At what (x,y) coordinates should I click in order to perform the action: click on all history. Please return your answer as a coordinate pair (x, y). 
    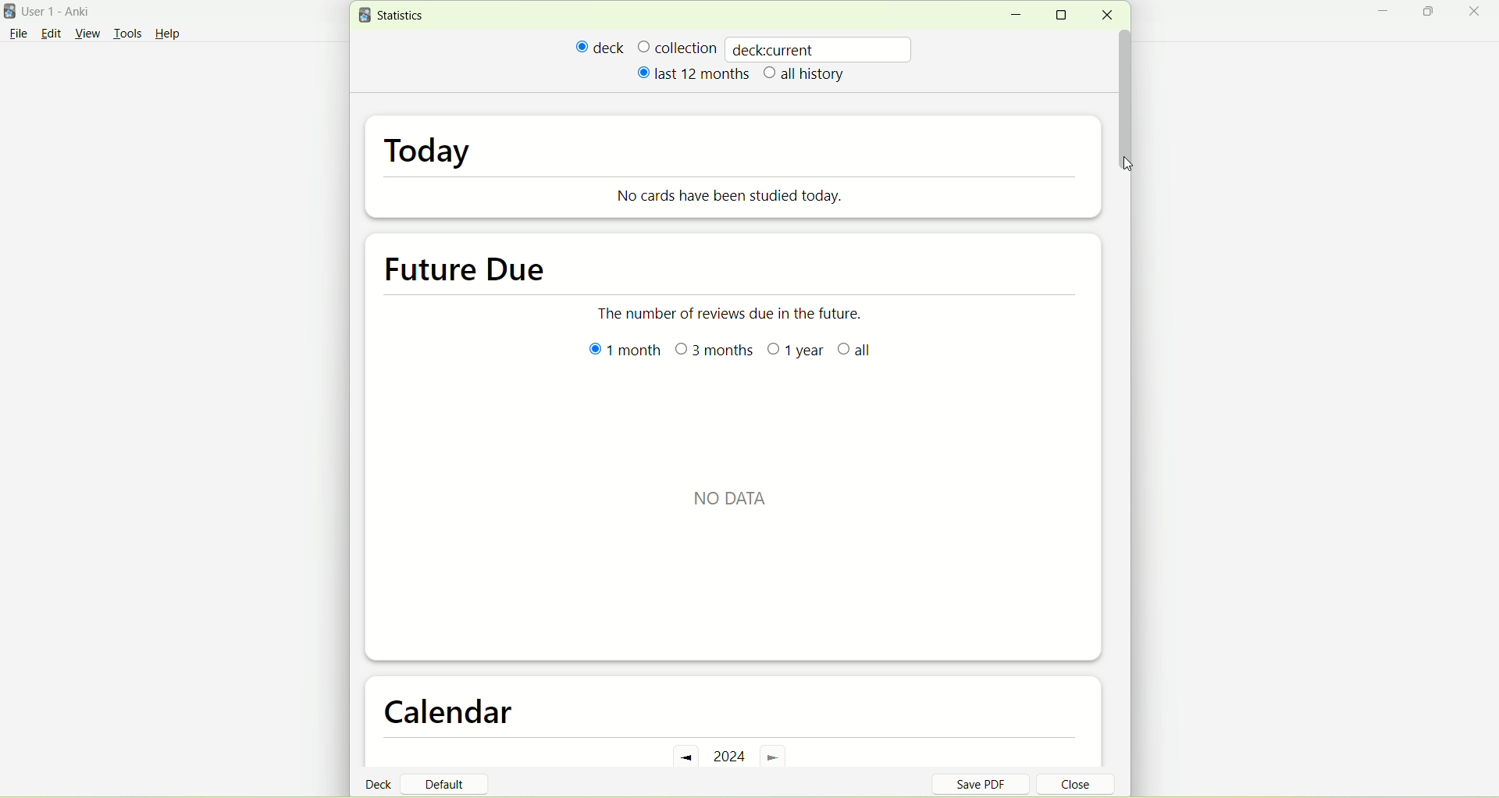
    Looking at the image, I should click on (805, 75).